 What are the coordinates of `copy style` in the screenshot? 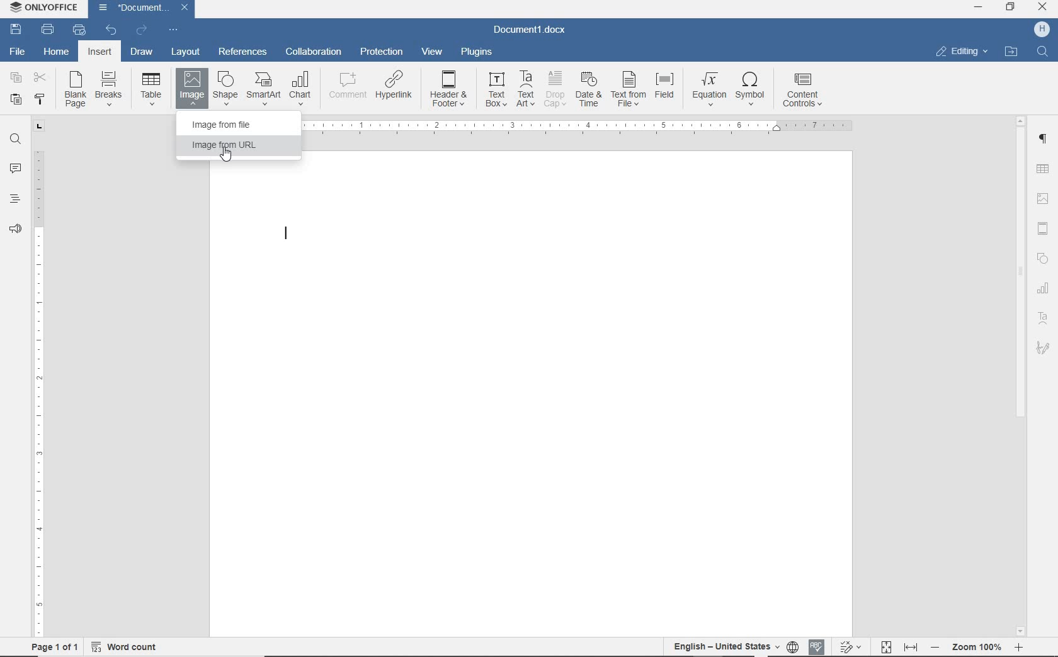 It's located at (41, 99).